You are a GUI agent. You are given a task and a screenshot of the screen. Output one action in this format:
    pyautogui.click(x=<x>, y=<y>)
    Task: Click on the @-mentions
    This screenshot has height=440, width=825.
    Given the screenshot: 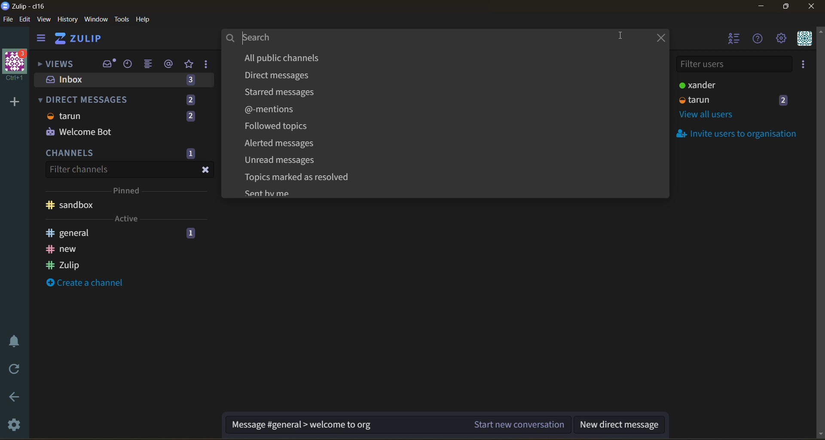 What is the action you would take?
    pyautogui.click(x=265, y=110)
    